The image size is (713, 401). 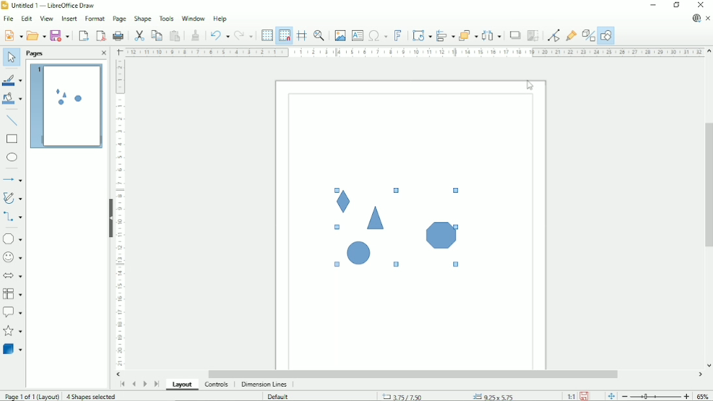 I want to click on New, so click(x=13, y=35).